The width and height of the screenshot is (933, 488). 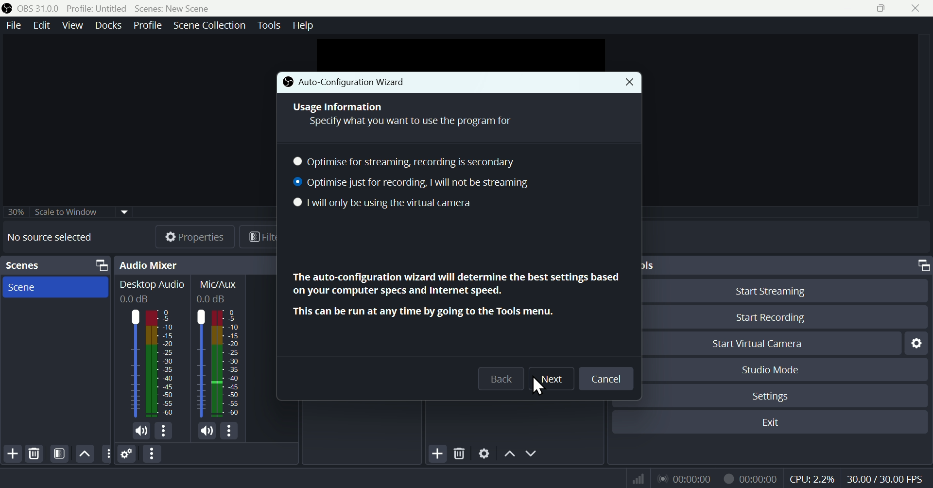 What do you see at coordinates (784, 289) in the screenshot?
I see `Start Streaming` at bounding box center [784, 289].